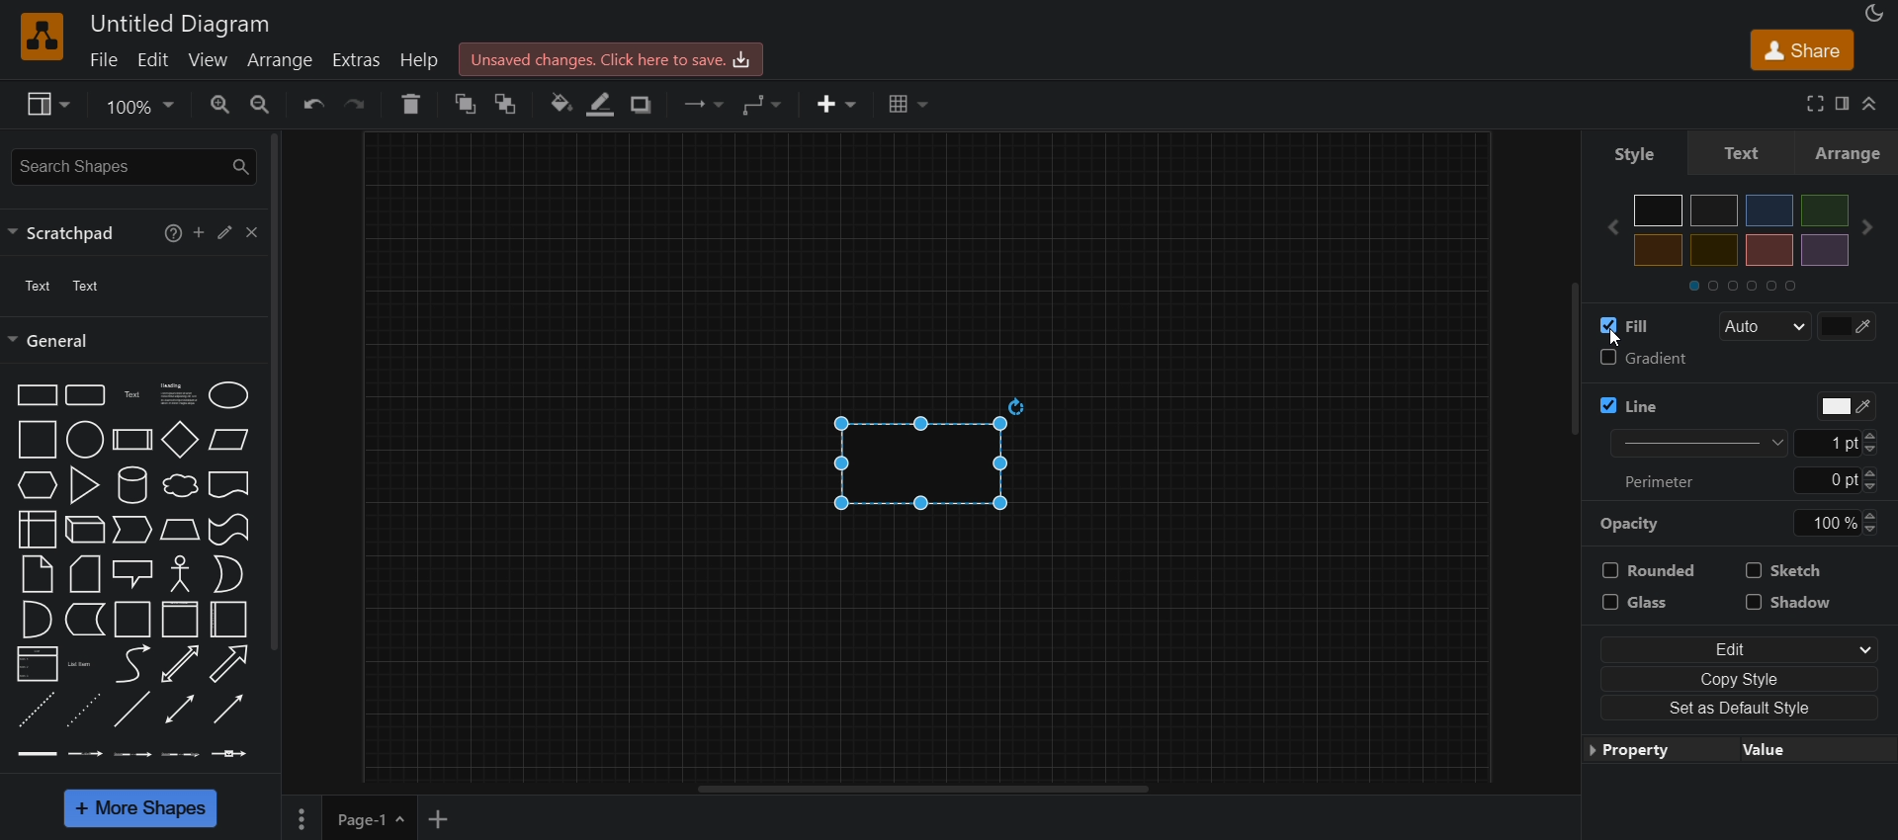  What do you see at coordinates (263, 103) in the screenshot?
I see `zoom out` at bounding box center [263, 103].